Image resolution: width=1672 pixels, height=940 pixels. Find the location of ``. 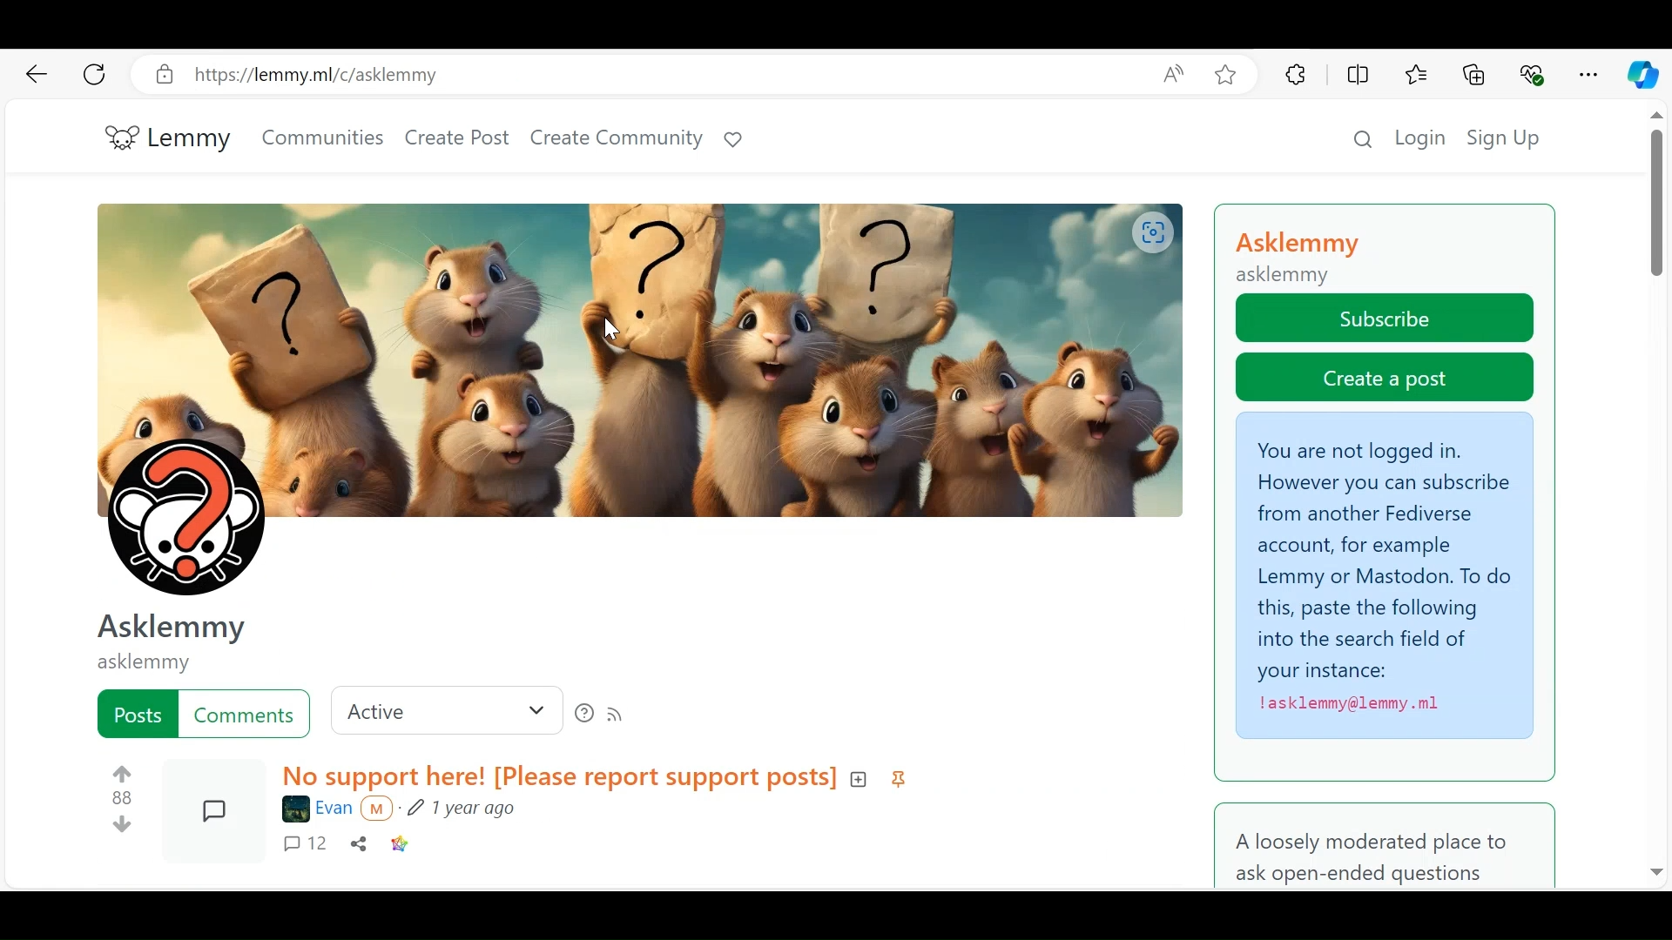

 is located at coordinates (1656, 871).